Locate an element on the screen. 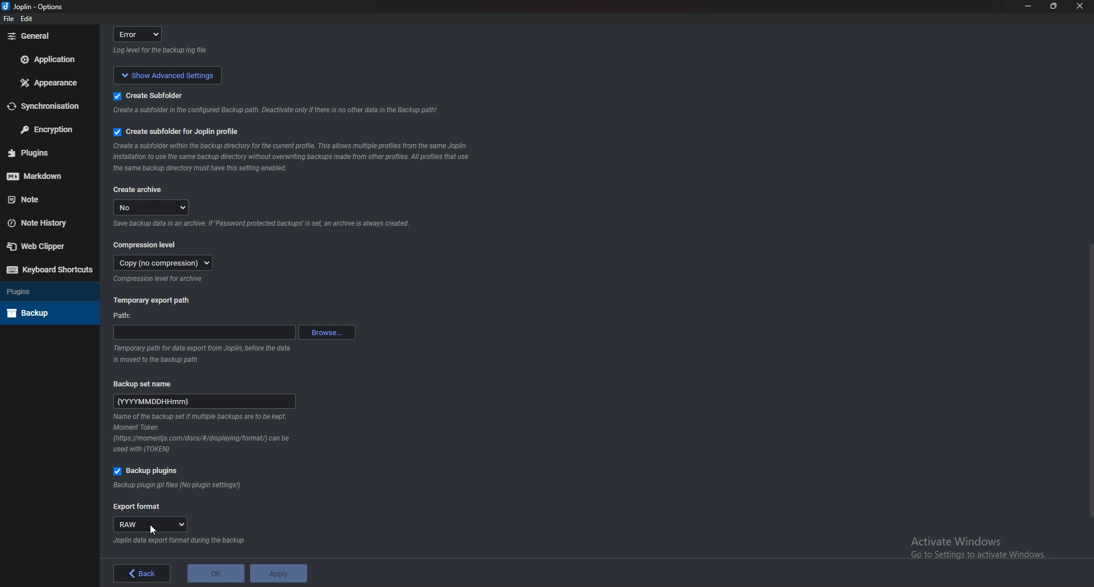 This screenshot has height=587, width=1094. info is located at coordinates (262, 225).